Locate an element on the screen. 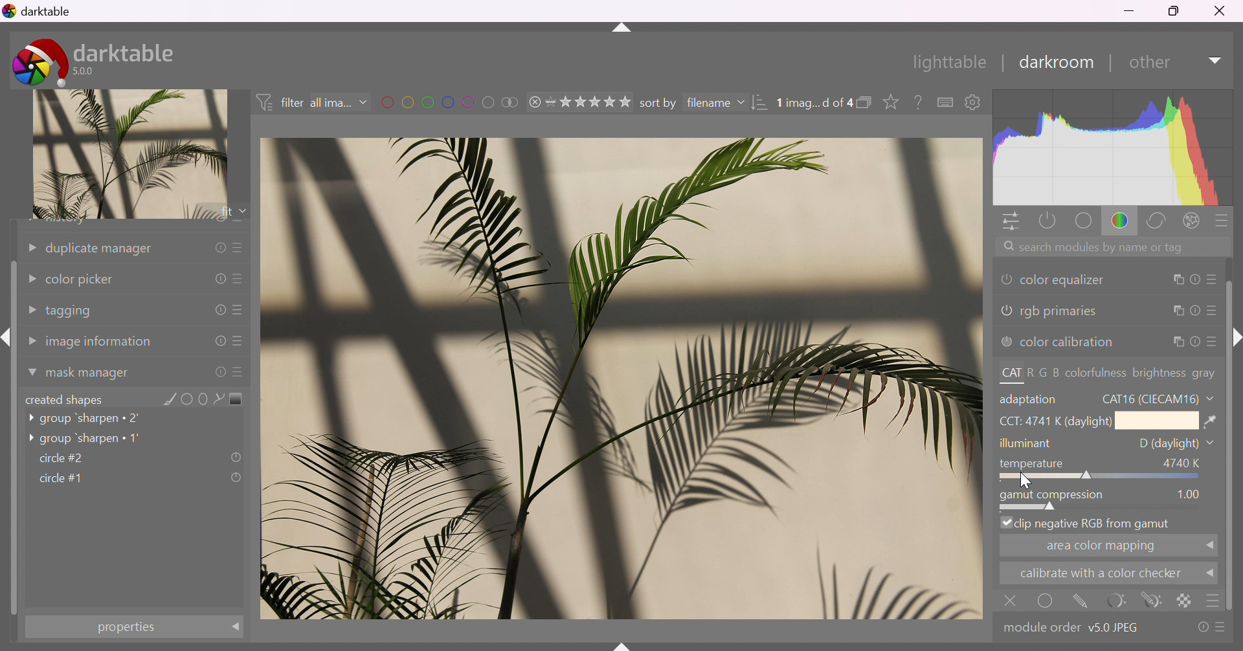 The image size is (1243, 651). image is located at coordinates (621, 377).